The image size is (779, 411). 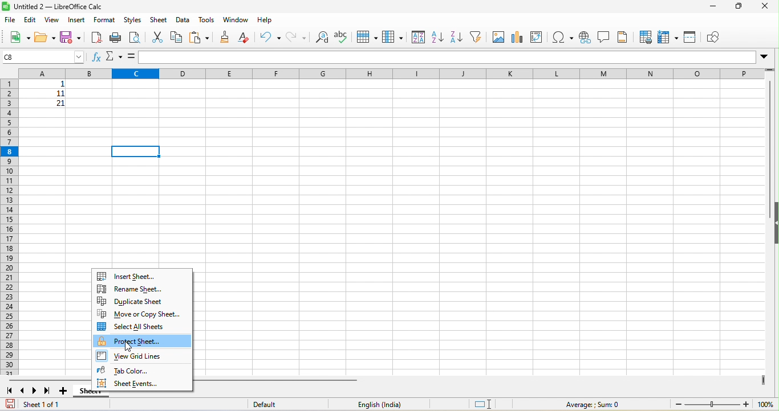 What do you see at coordinates (131, 276) in the screenshot?
I see `insert sheet` at bounding box center [131, 276].